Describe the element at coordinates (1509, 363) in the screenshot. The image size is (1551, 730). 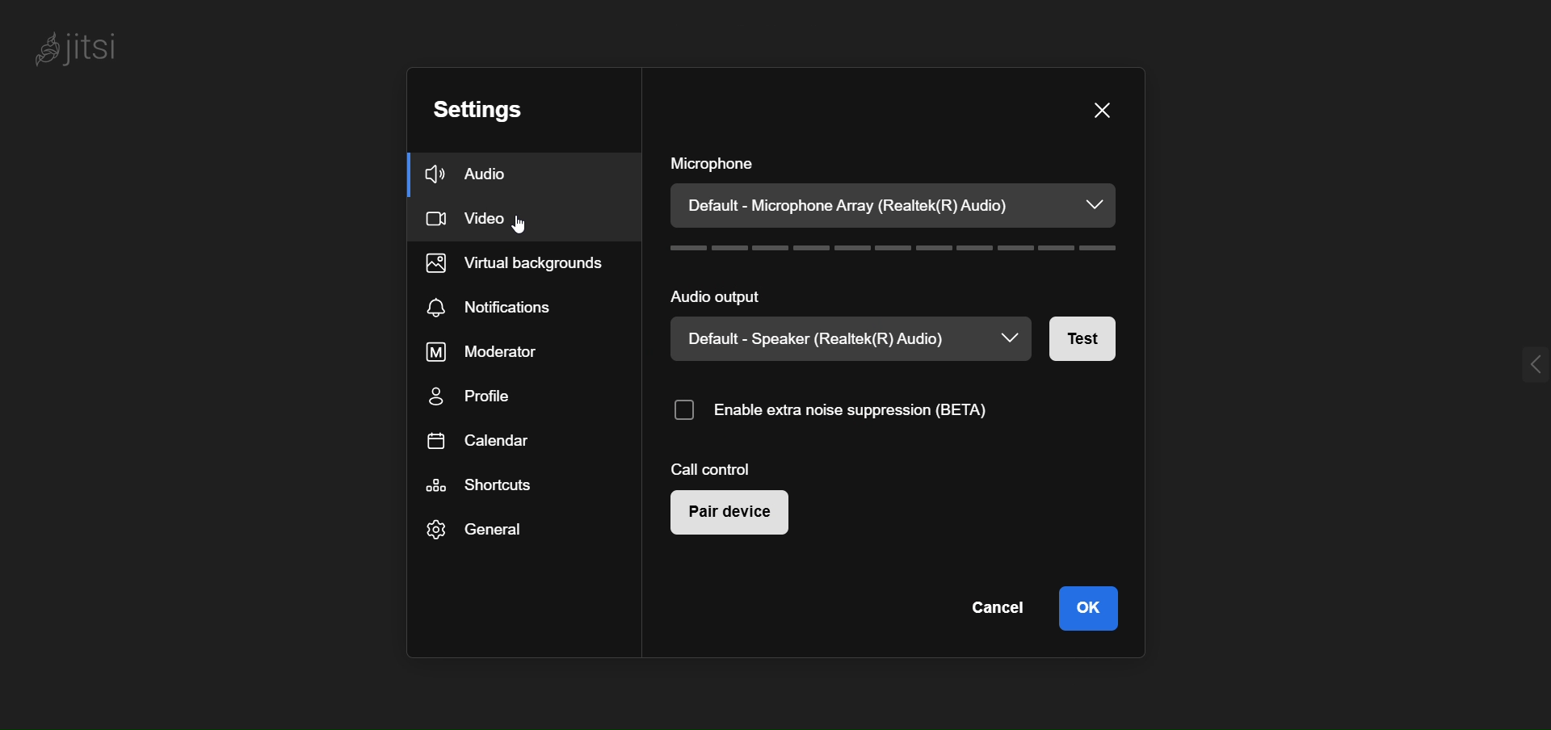
I see `expand` at that location.